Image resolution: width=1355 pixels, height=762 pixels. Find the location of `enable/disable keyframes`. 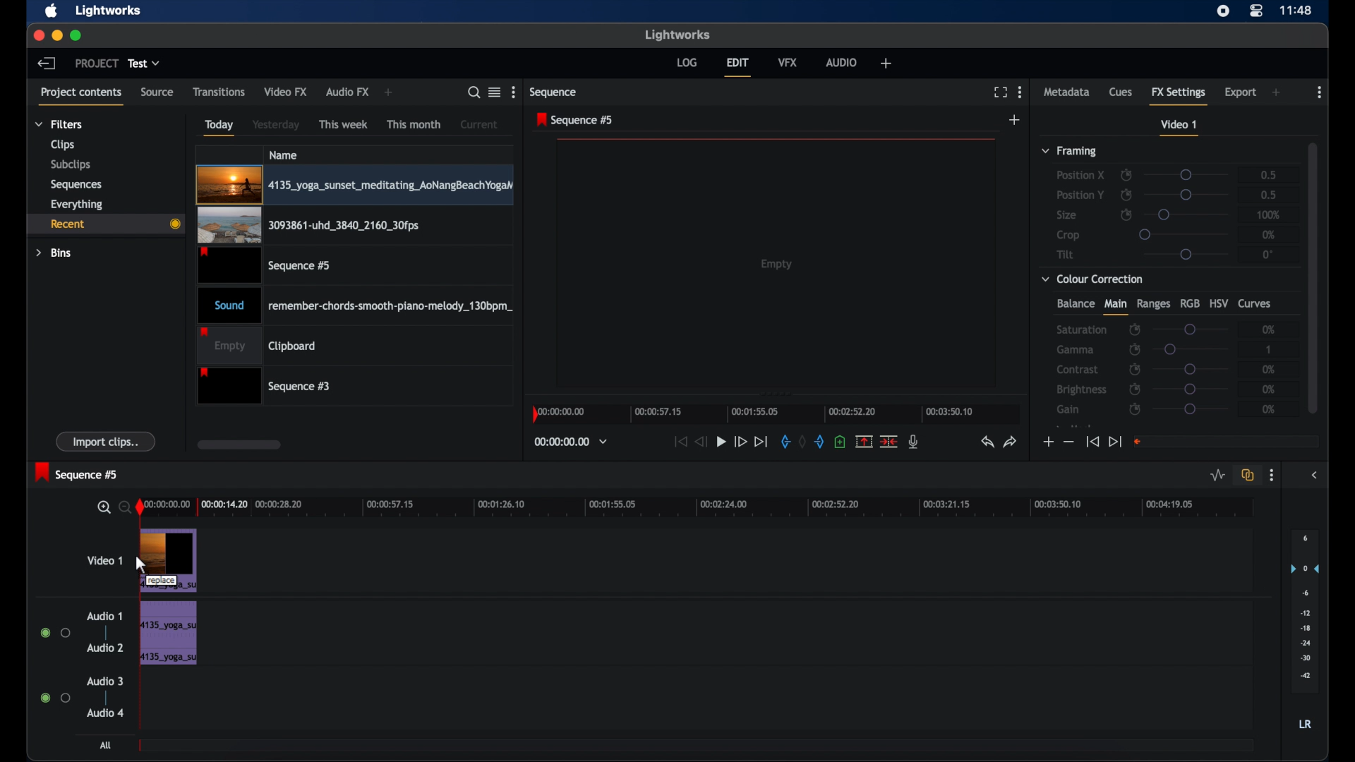

enable/disable keyframes is located at coordinates (1126, 195).